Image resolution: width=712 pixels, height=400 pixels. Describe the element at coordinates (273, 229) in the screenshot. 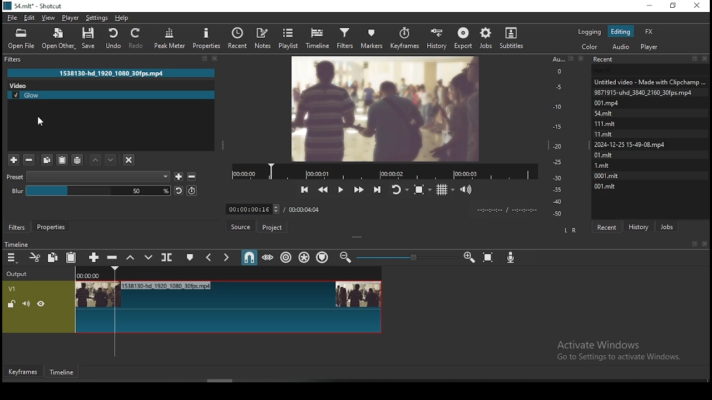

I see `project` at that location.